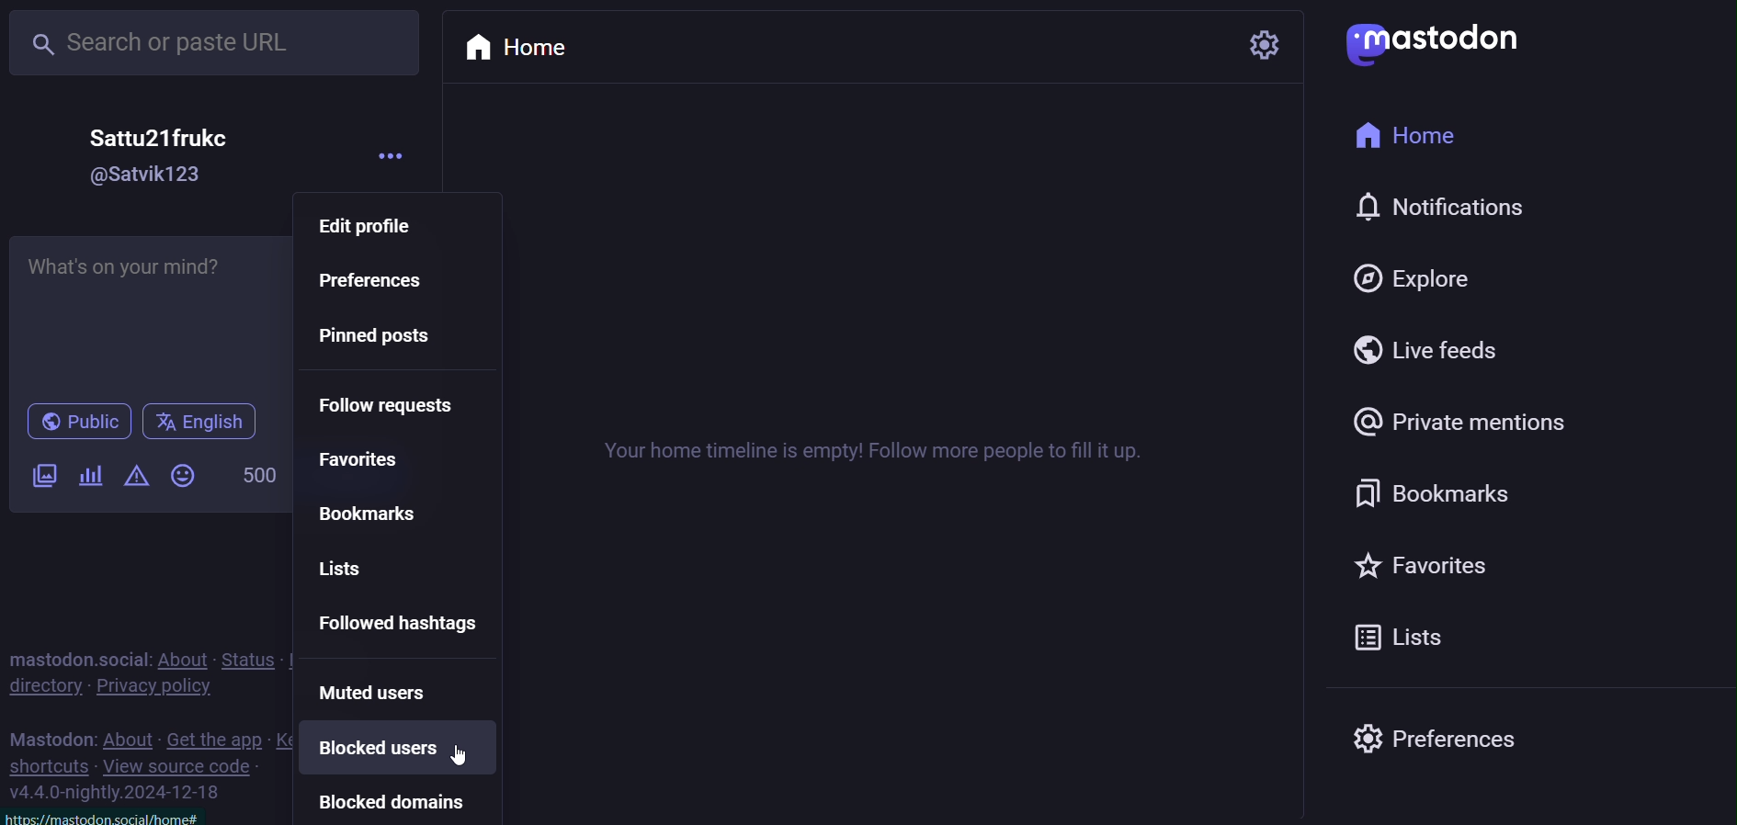 The image size is (1737, 825). What do you see at coordinates (109, 814) in the screenshot?
I see `V4.4.0-nightly.2024-12-18` at bounding box center [109, 814].